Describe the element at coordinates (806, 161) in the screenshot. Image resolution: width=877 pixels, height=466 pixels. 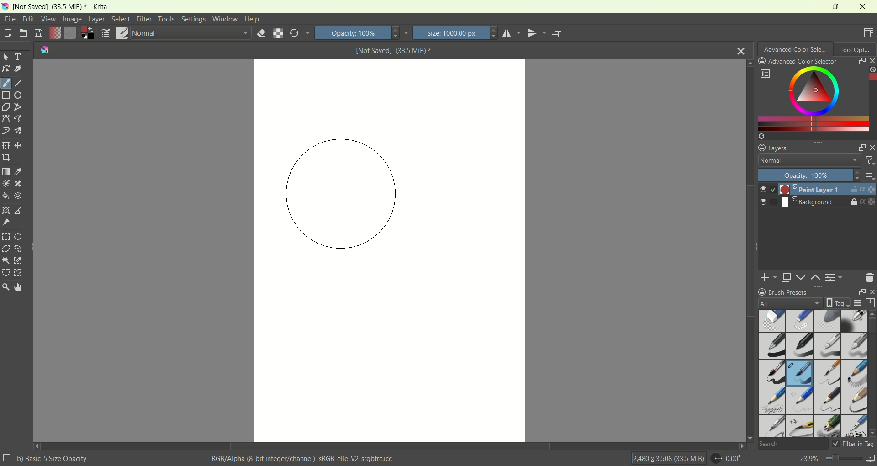
I see `normal` at that location.